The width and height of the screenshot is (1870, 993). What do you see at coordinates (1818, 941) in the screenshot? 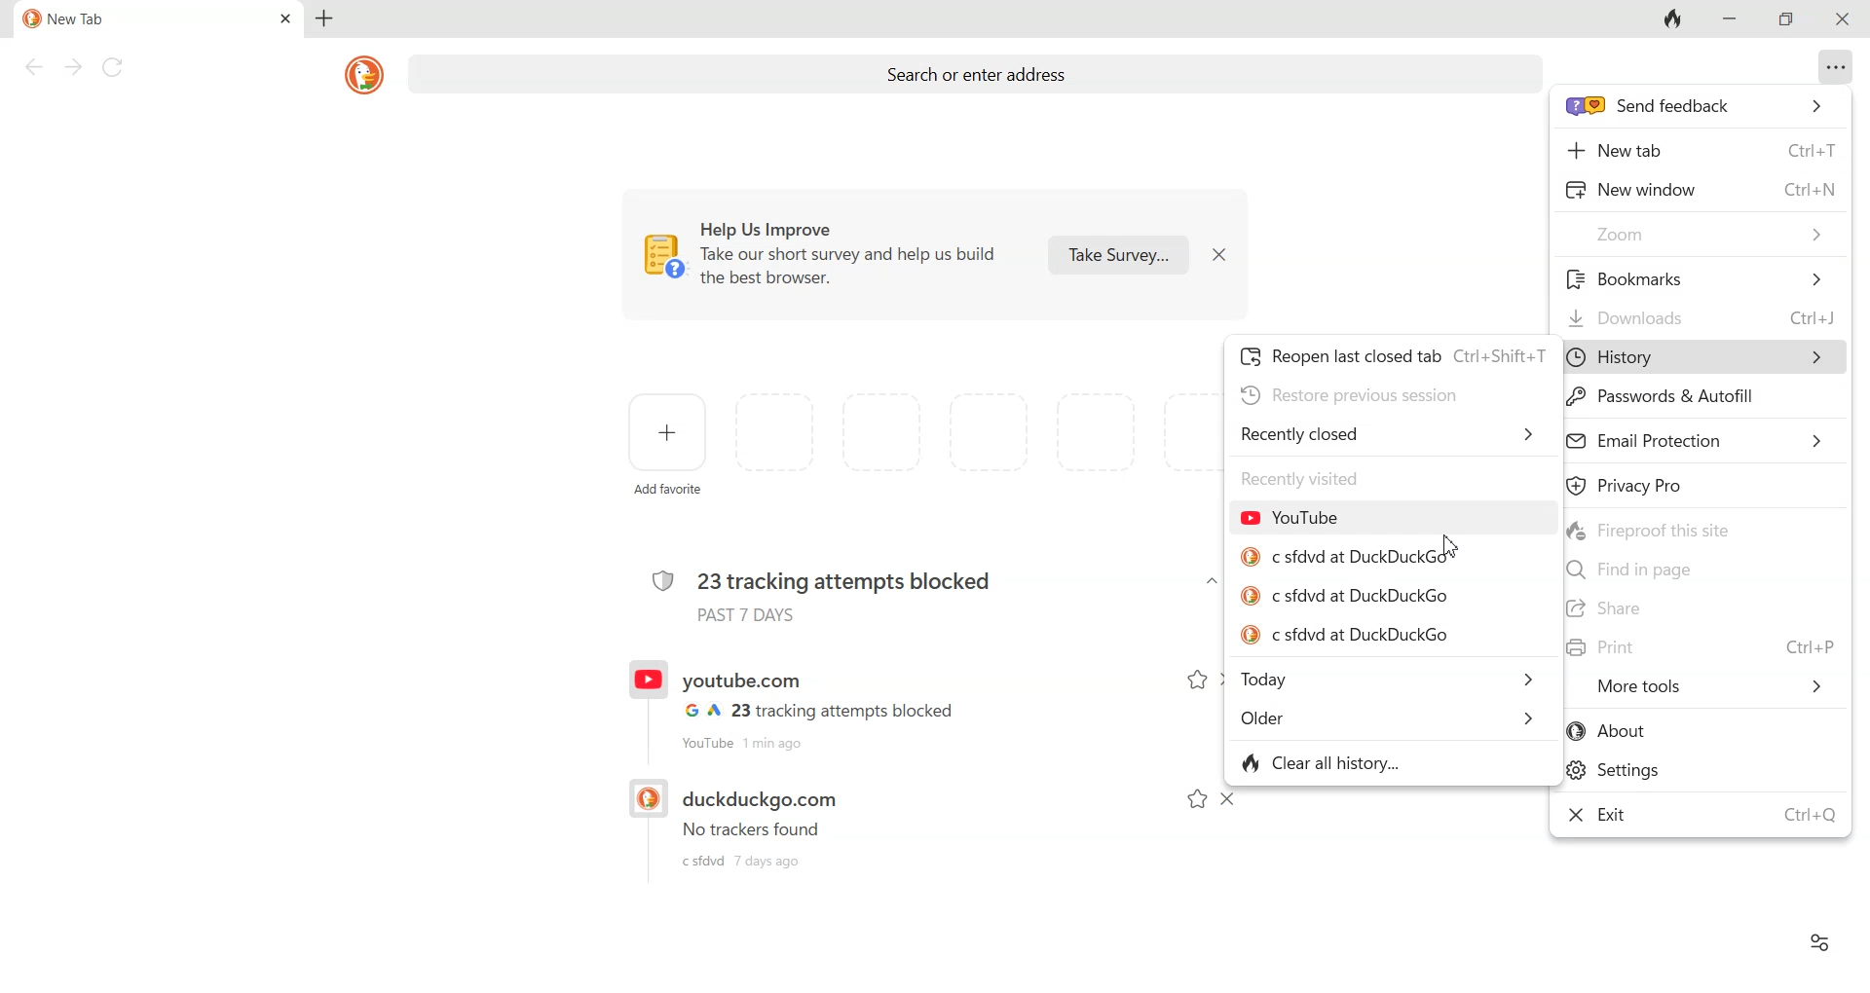
I see `Preferences` at bounding box center [1818, 941].